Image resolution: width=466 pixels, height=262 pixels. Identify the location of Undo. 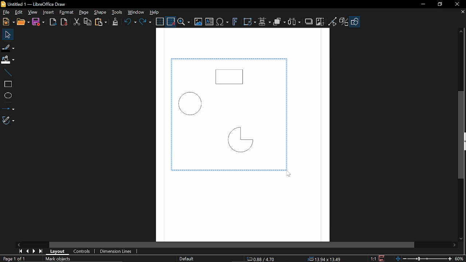
(130, 23).